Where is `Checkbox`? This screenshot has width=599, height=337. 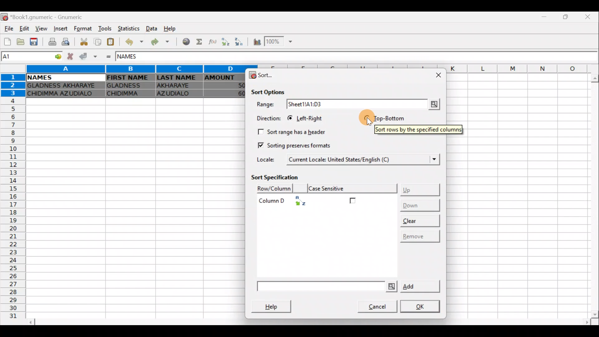
Checkbox is located at coordinates (353, 202).